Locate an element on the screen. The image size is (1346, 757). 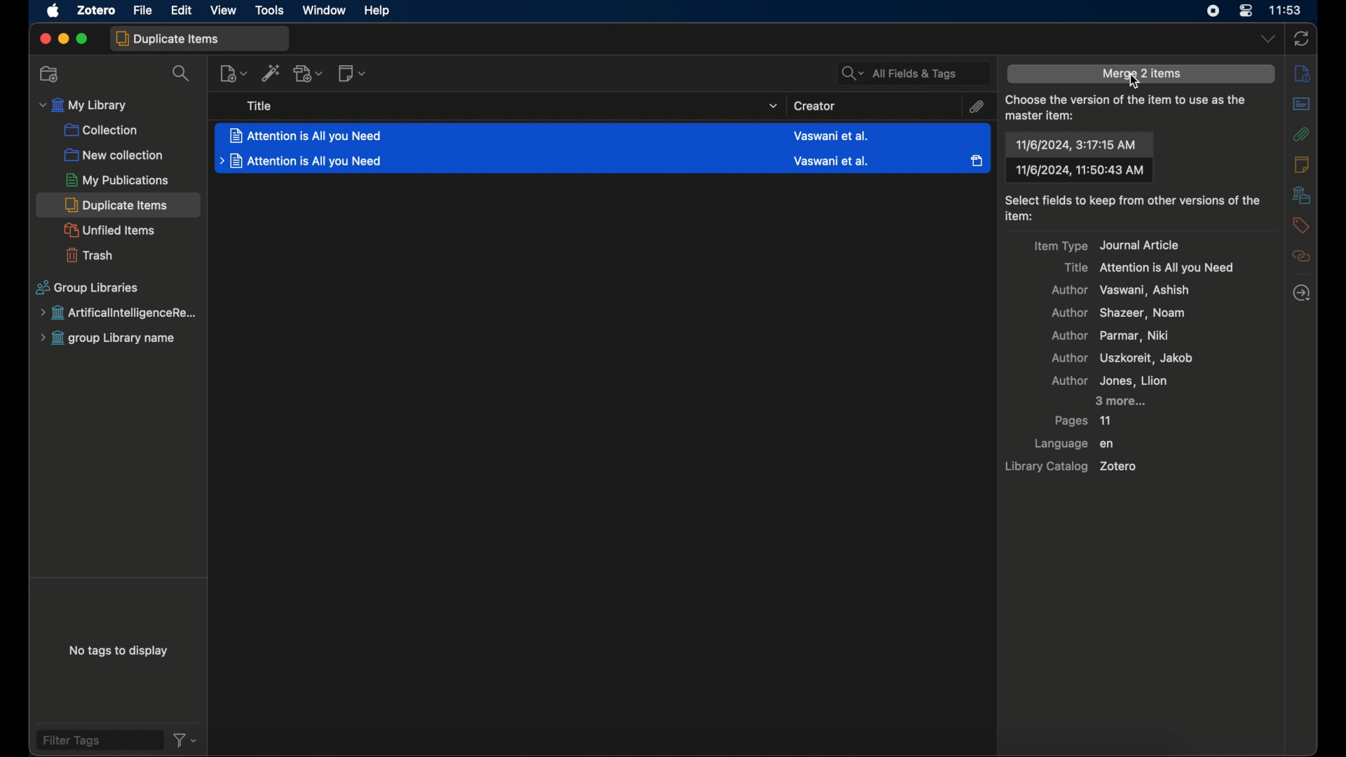
related is located at coordinates (1301, 257).